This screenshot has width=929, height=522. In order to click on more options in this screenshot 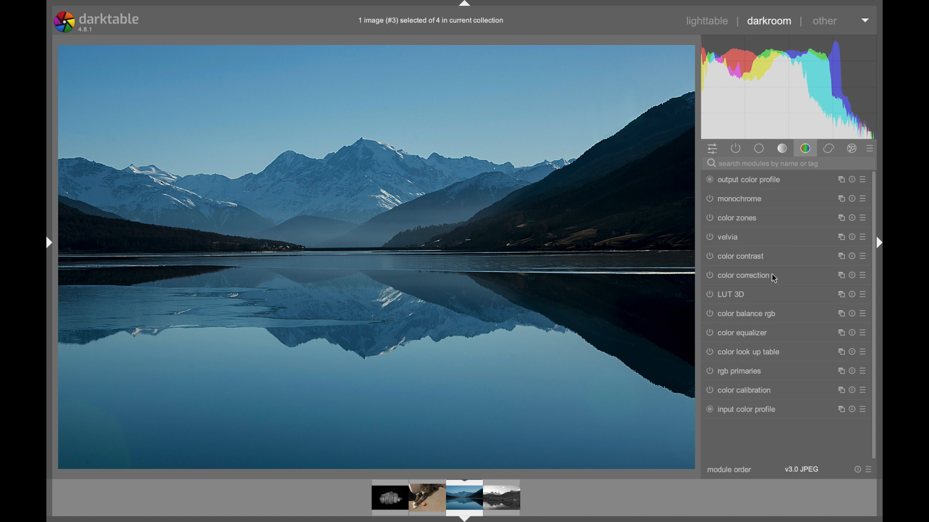, I will do `click(851, 179)`.